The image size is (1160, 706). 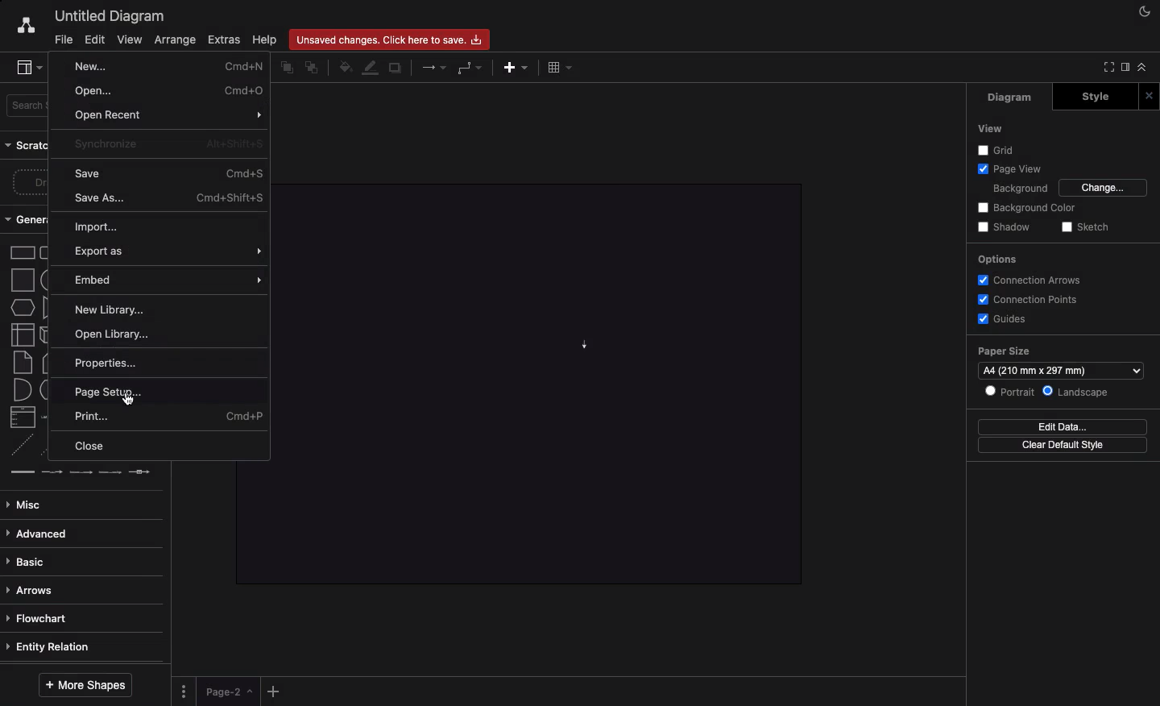 I want to click on Synchronize, so click(x=106, y=143).